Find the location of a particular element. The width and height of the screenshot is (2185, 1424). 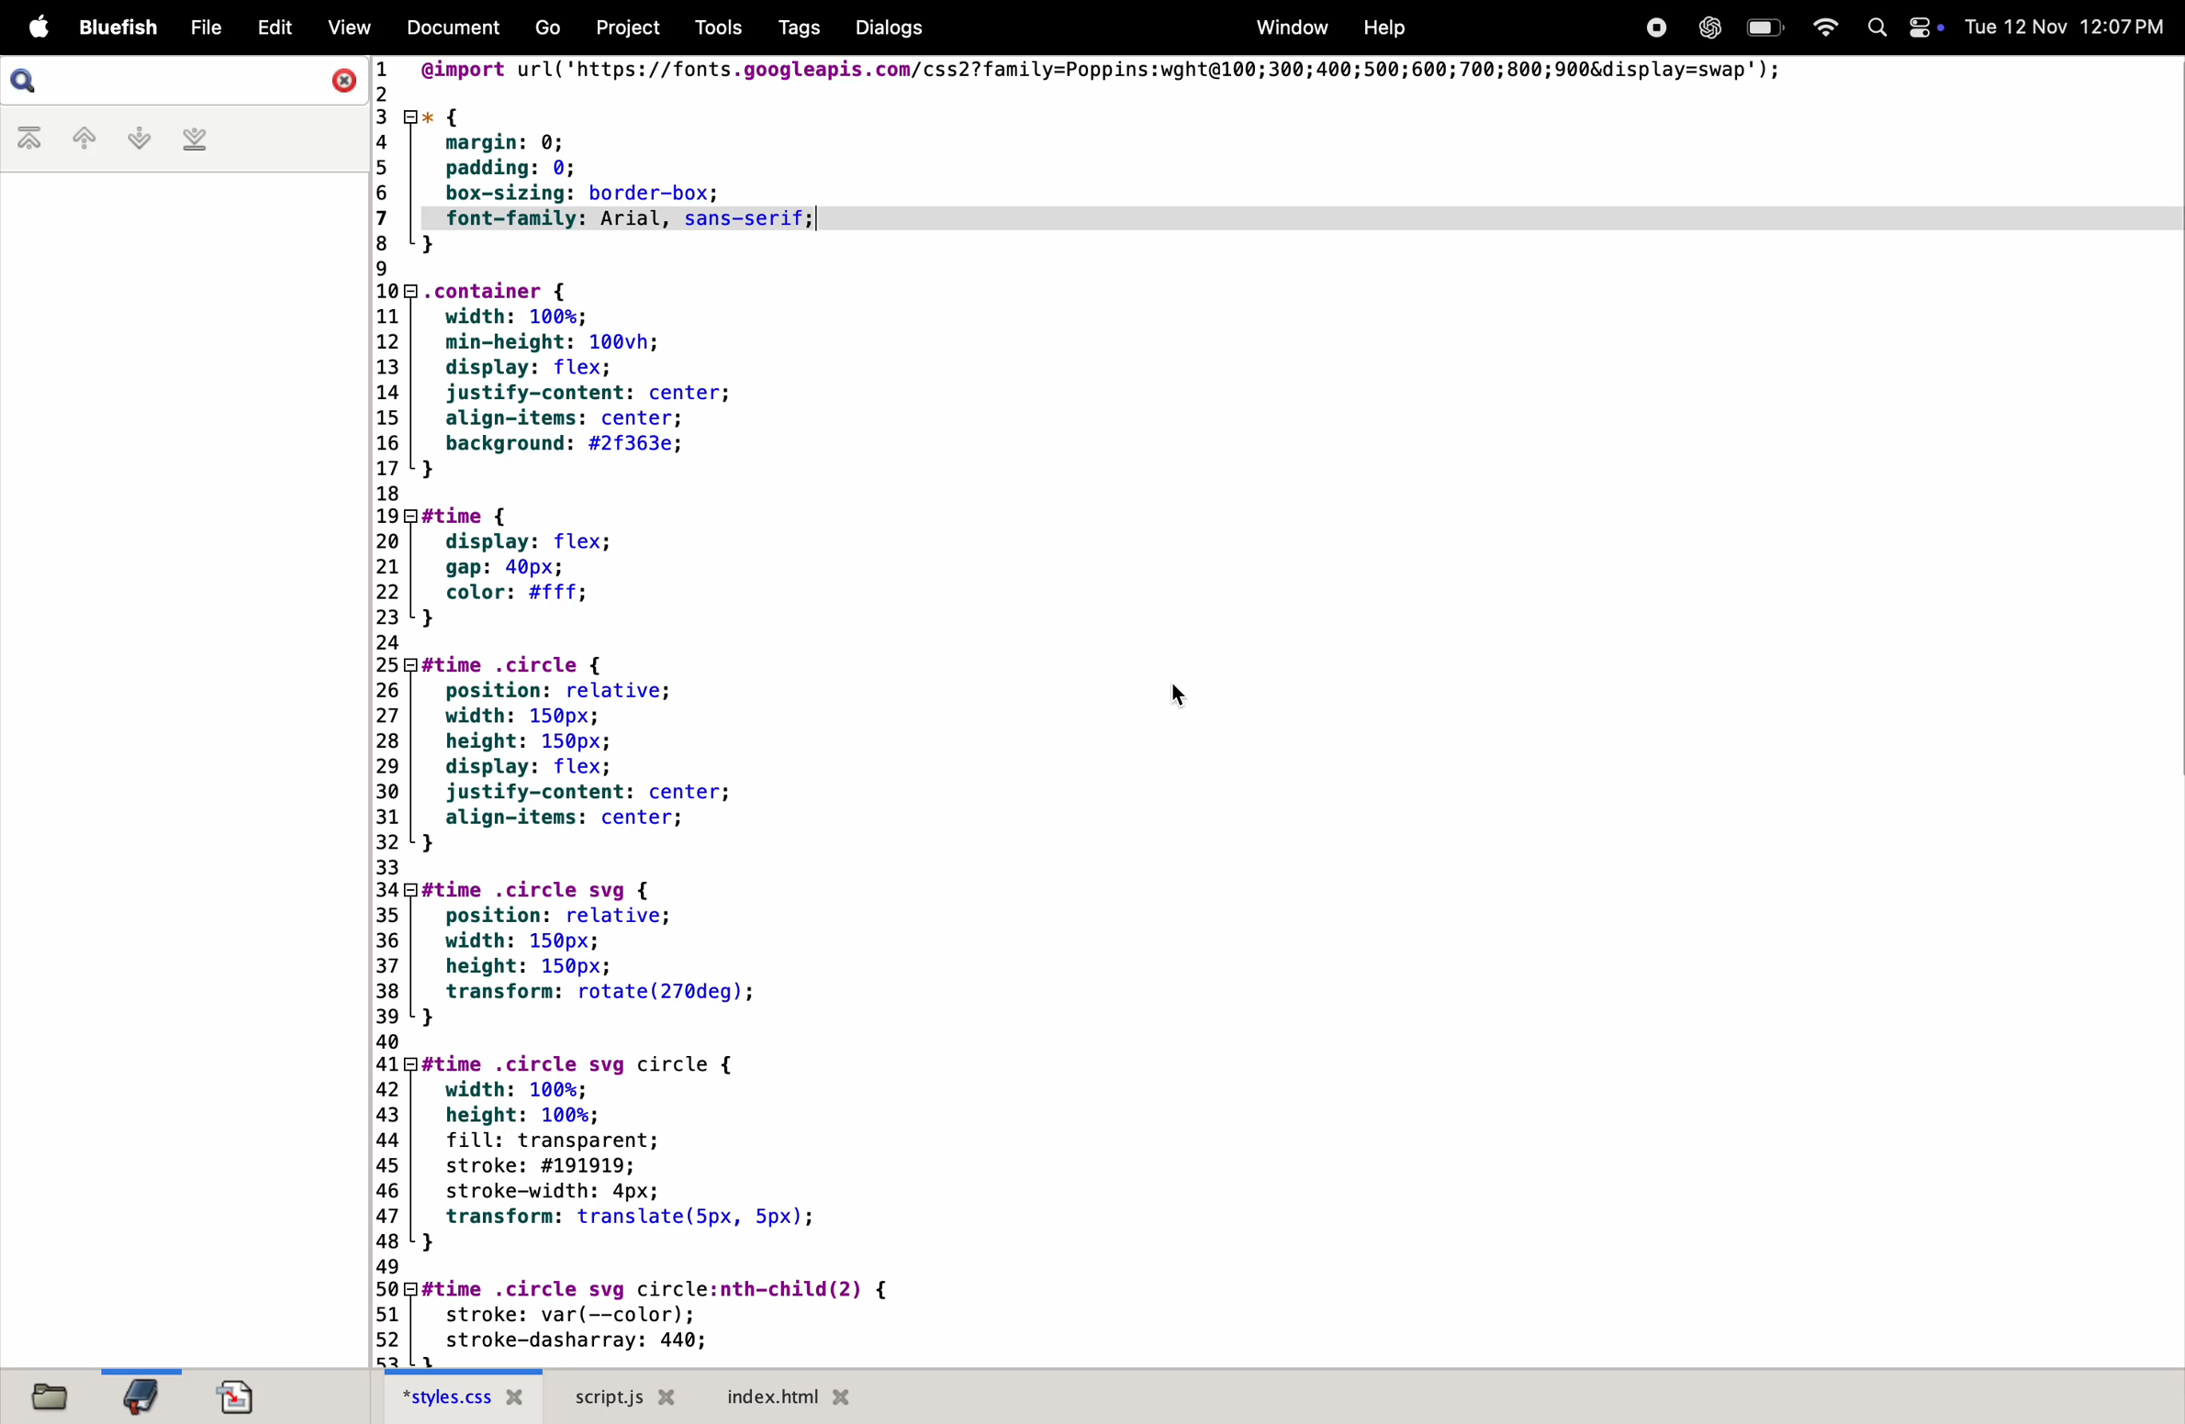

style.css is located at coordinates (466, 1397).